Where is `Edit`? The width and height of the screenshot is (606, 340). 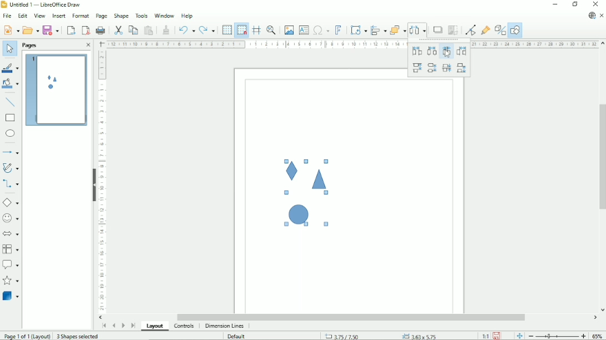
Edit is located at coordinates (22, 15).